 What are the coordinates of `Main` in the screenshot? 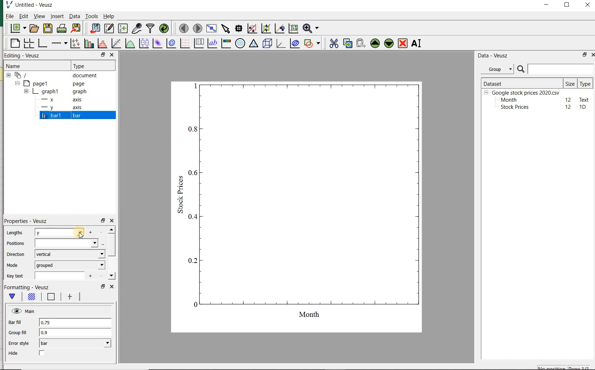 It's located at (24, 311).